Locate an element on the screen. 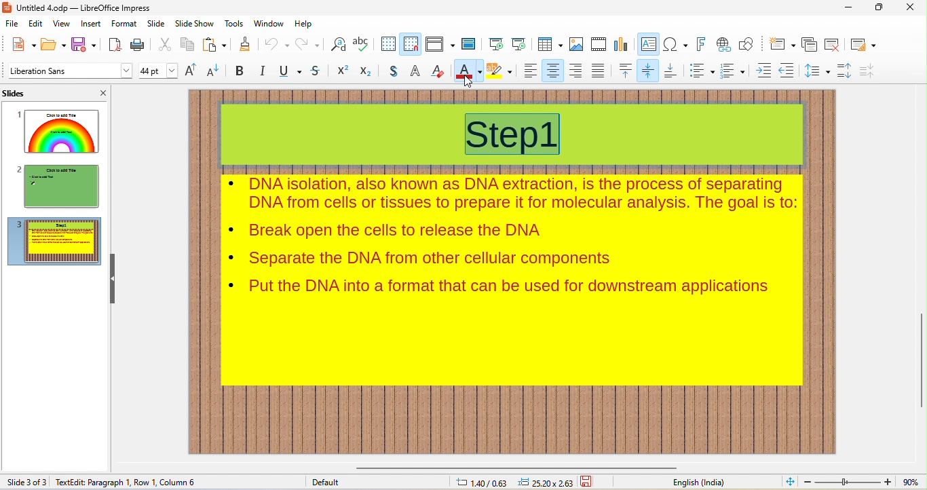 The image size is (927, 490). start from current is located at coordinates (518, 43).